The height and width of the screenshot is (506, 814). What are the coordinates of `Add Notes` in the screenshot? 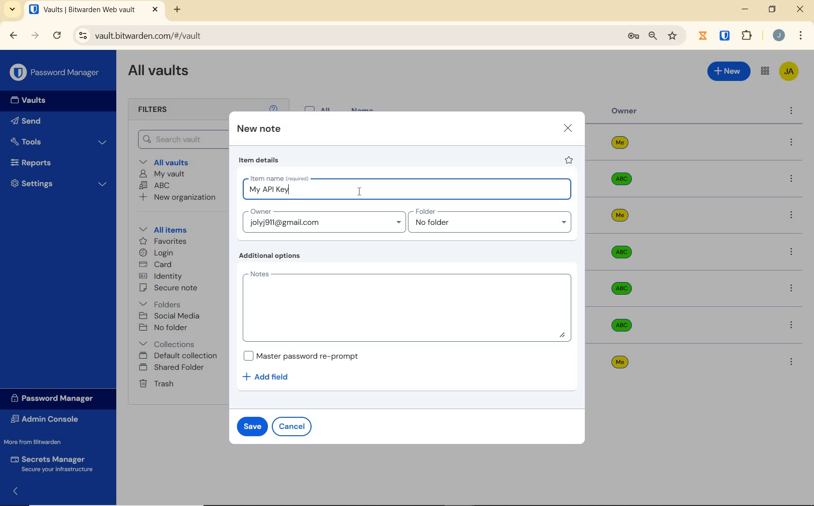 It's located at (408, 306).